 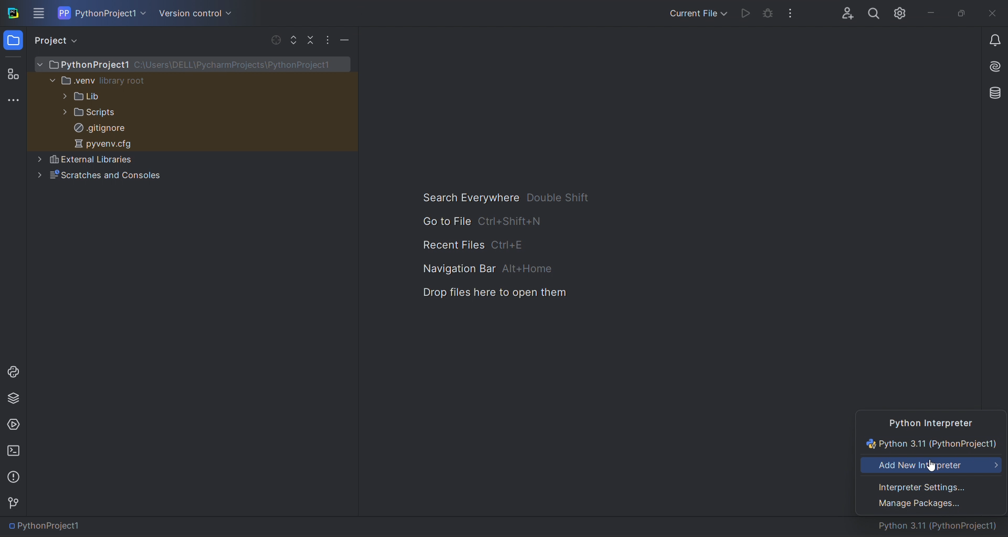 I want to click on file tree, so click(x=193, y=123).